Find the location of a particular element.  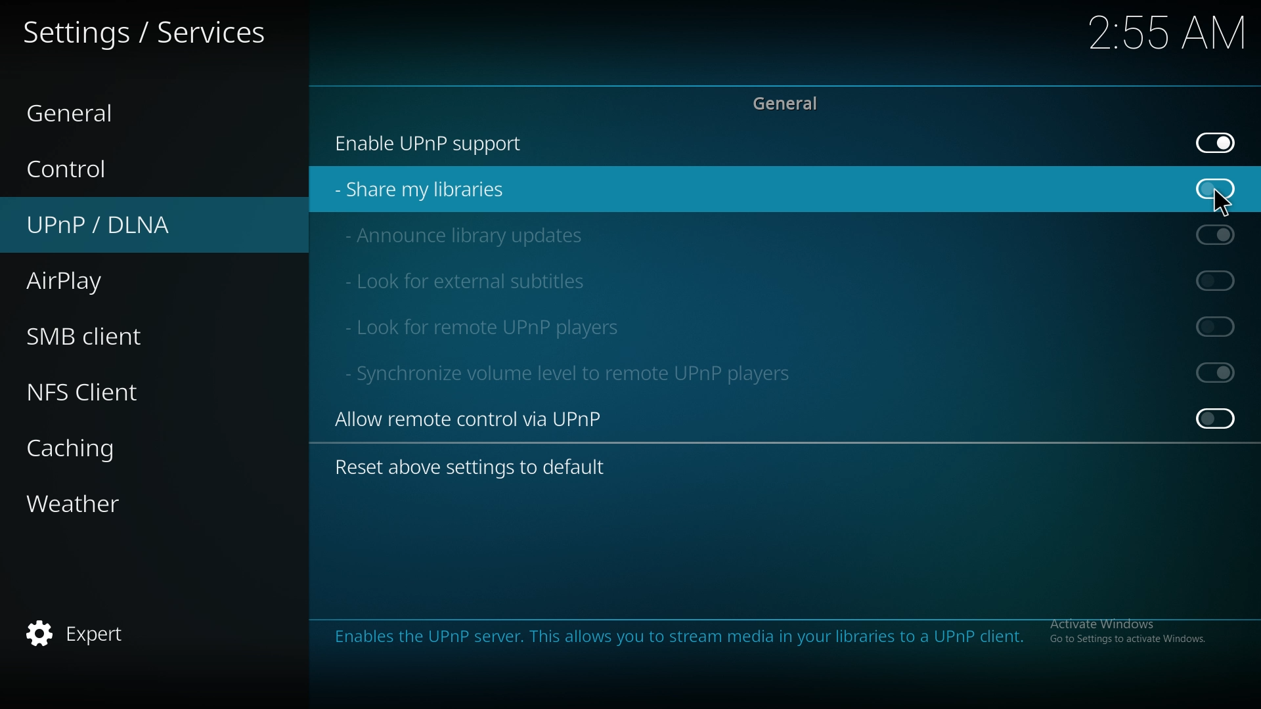

weather is located at coordinates (95, 502).